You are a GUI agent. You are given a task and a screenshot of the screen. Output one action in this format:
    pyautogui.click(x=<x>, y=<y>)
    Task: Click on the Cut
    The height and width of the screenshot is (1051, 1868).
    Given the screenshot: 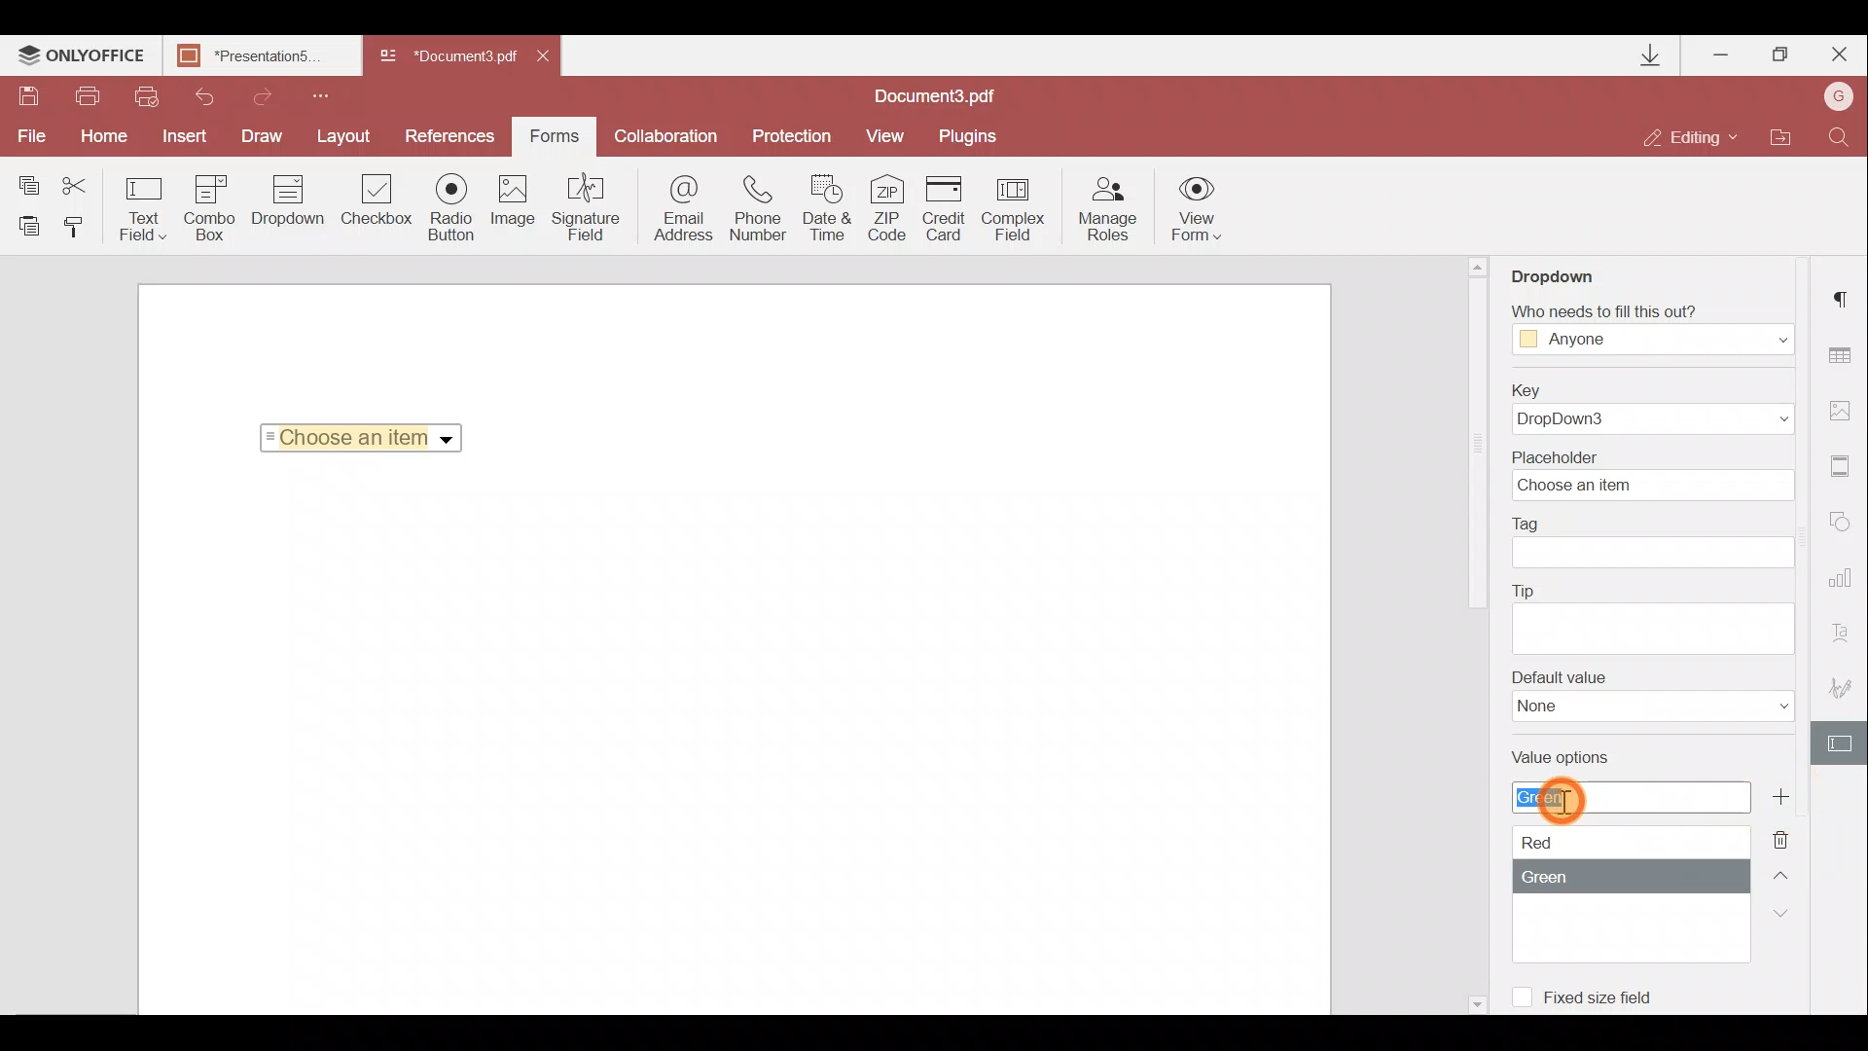 What is the action you would take?
    pyautogui.click(x=77, y=180)
    